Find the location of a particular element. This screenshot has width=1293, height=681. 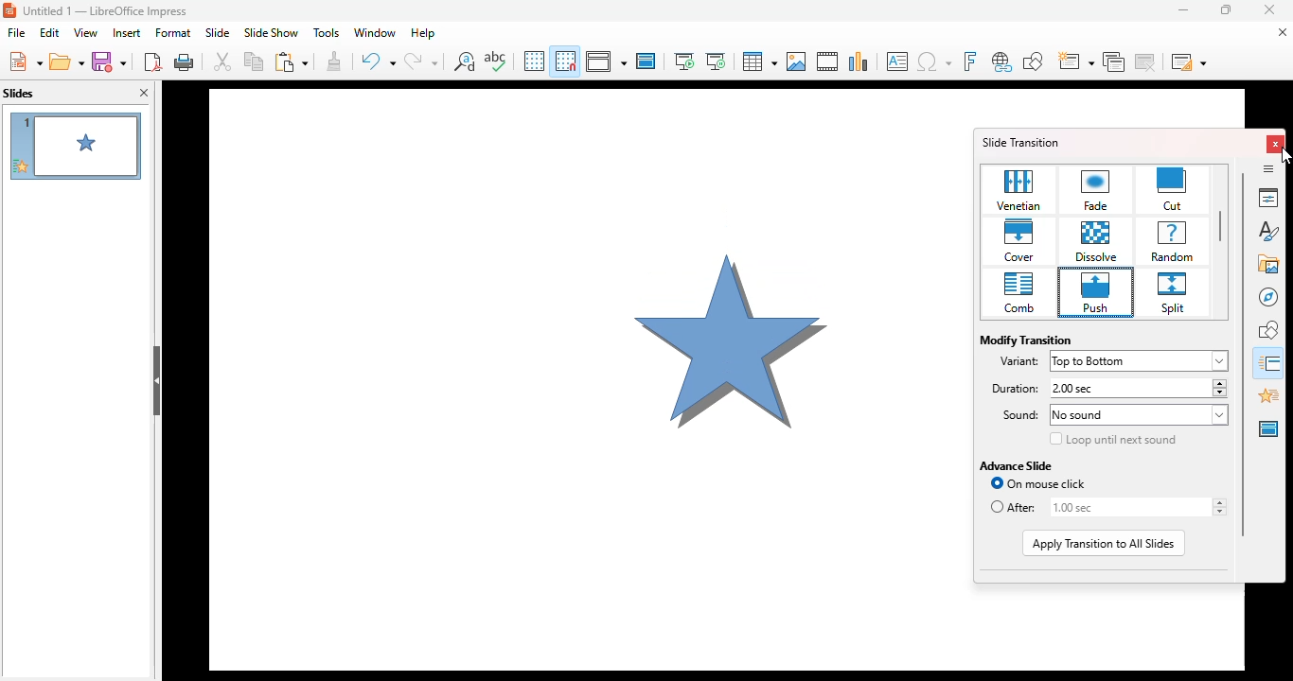

paste is located at coordinates (291, 61).